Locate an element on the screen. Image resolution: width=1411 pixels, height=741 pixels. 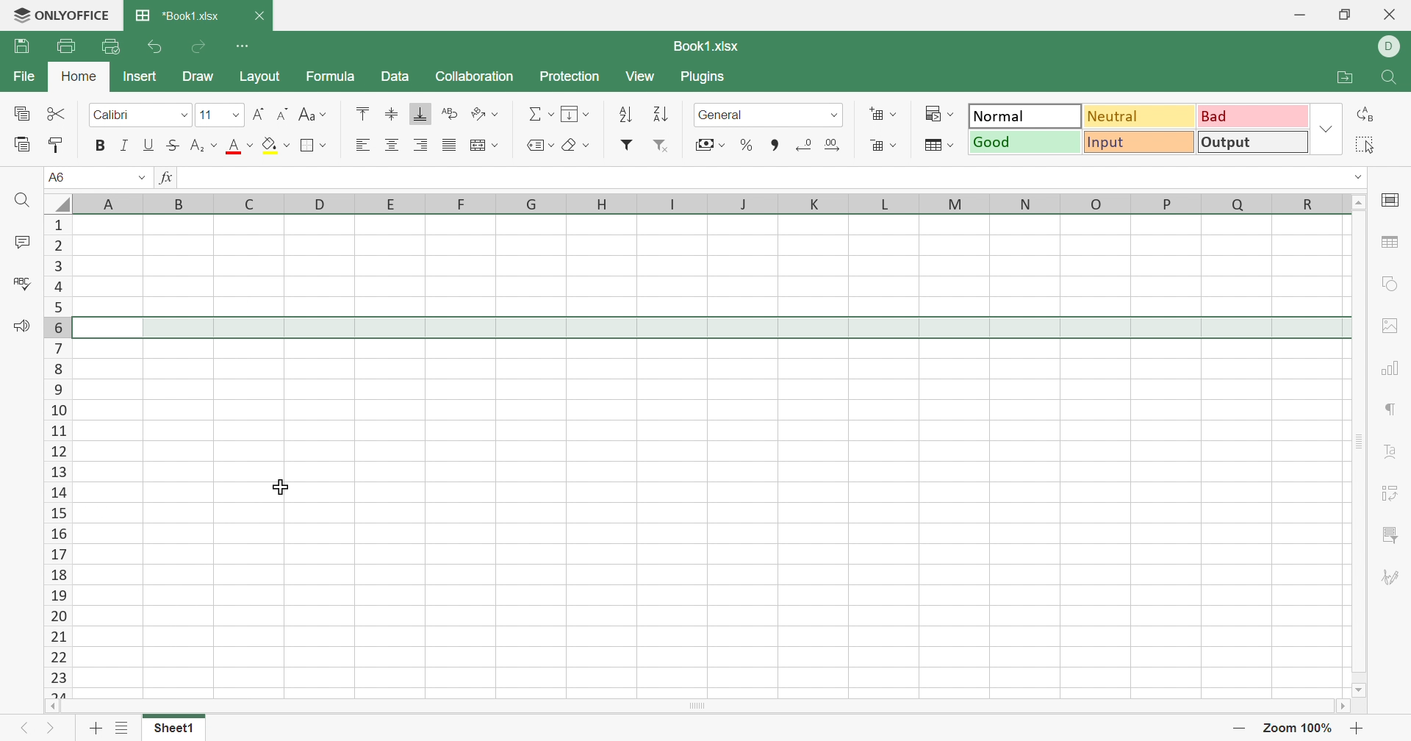
Paragraph settings is located at coordinates (1390, 410).